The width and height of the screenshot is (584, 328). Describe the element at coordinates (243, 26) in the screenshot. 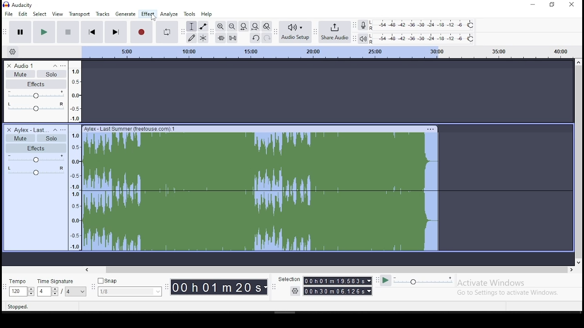

I see `fit selection to width` at that location.